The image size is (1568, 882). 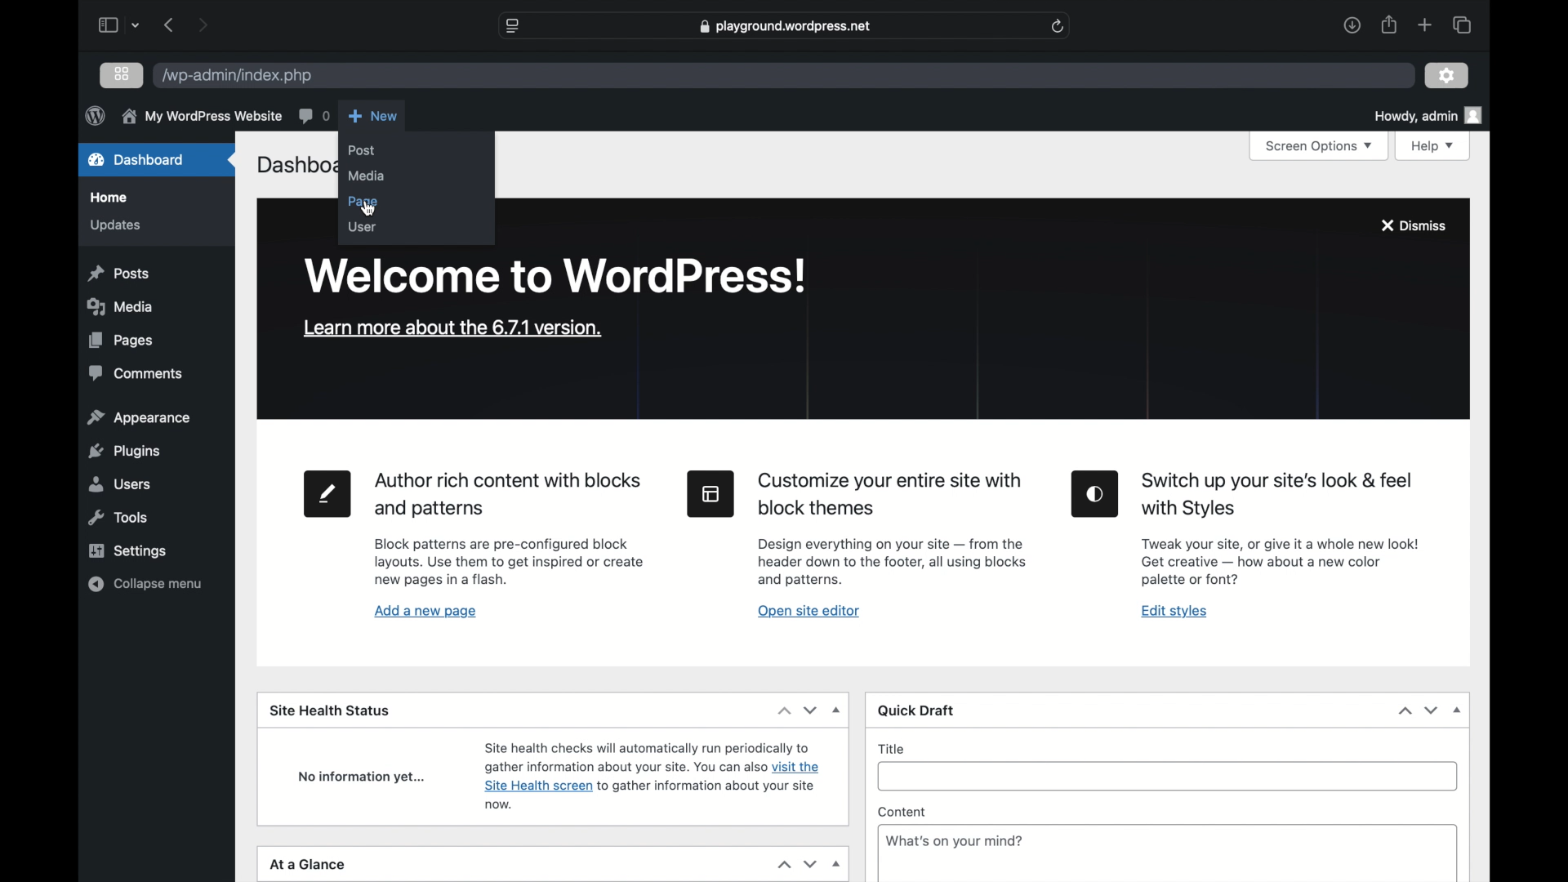 I want to click on users, so click(x=119, y=484).